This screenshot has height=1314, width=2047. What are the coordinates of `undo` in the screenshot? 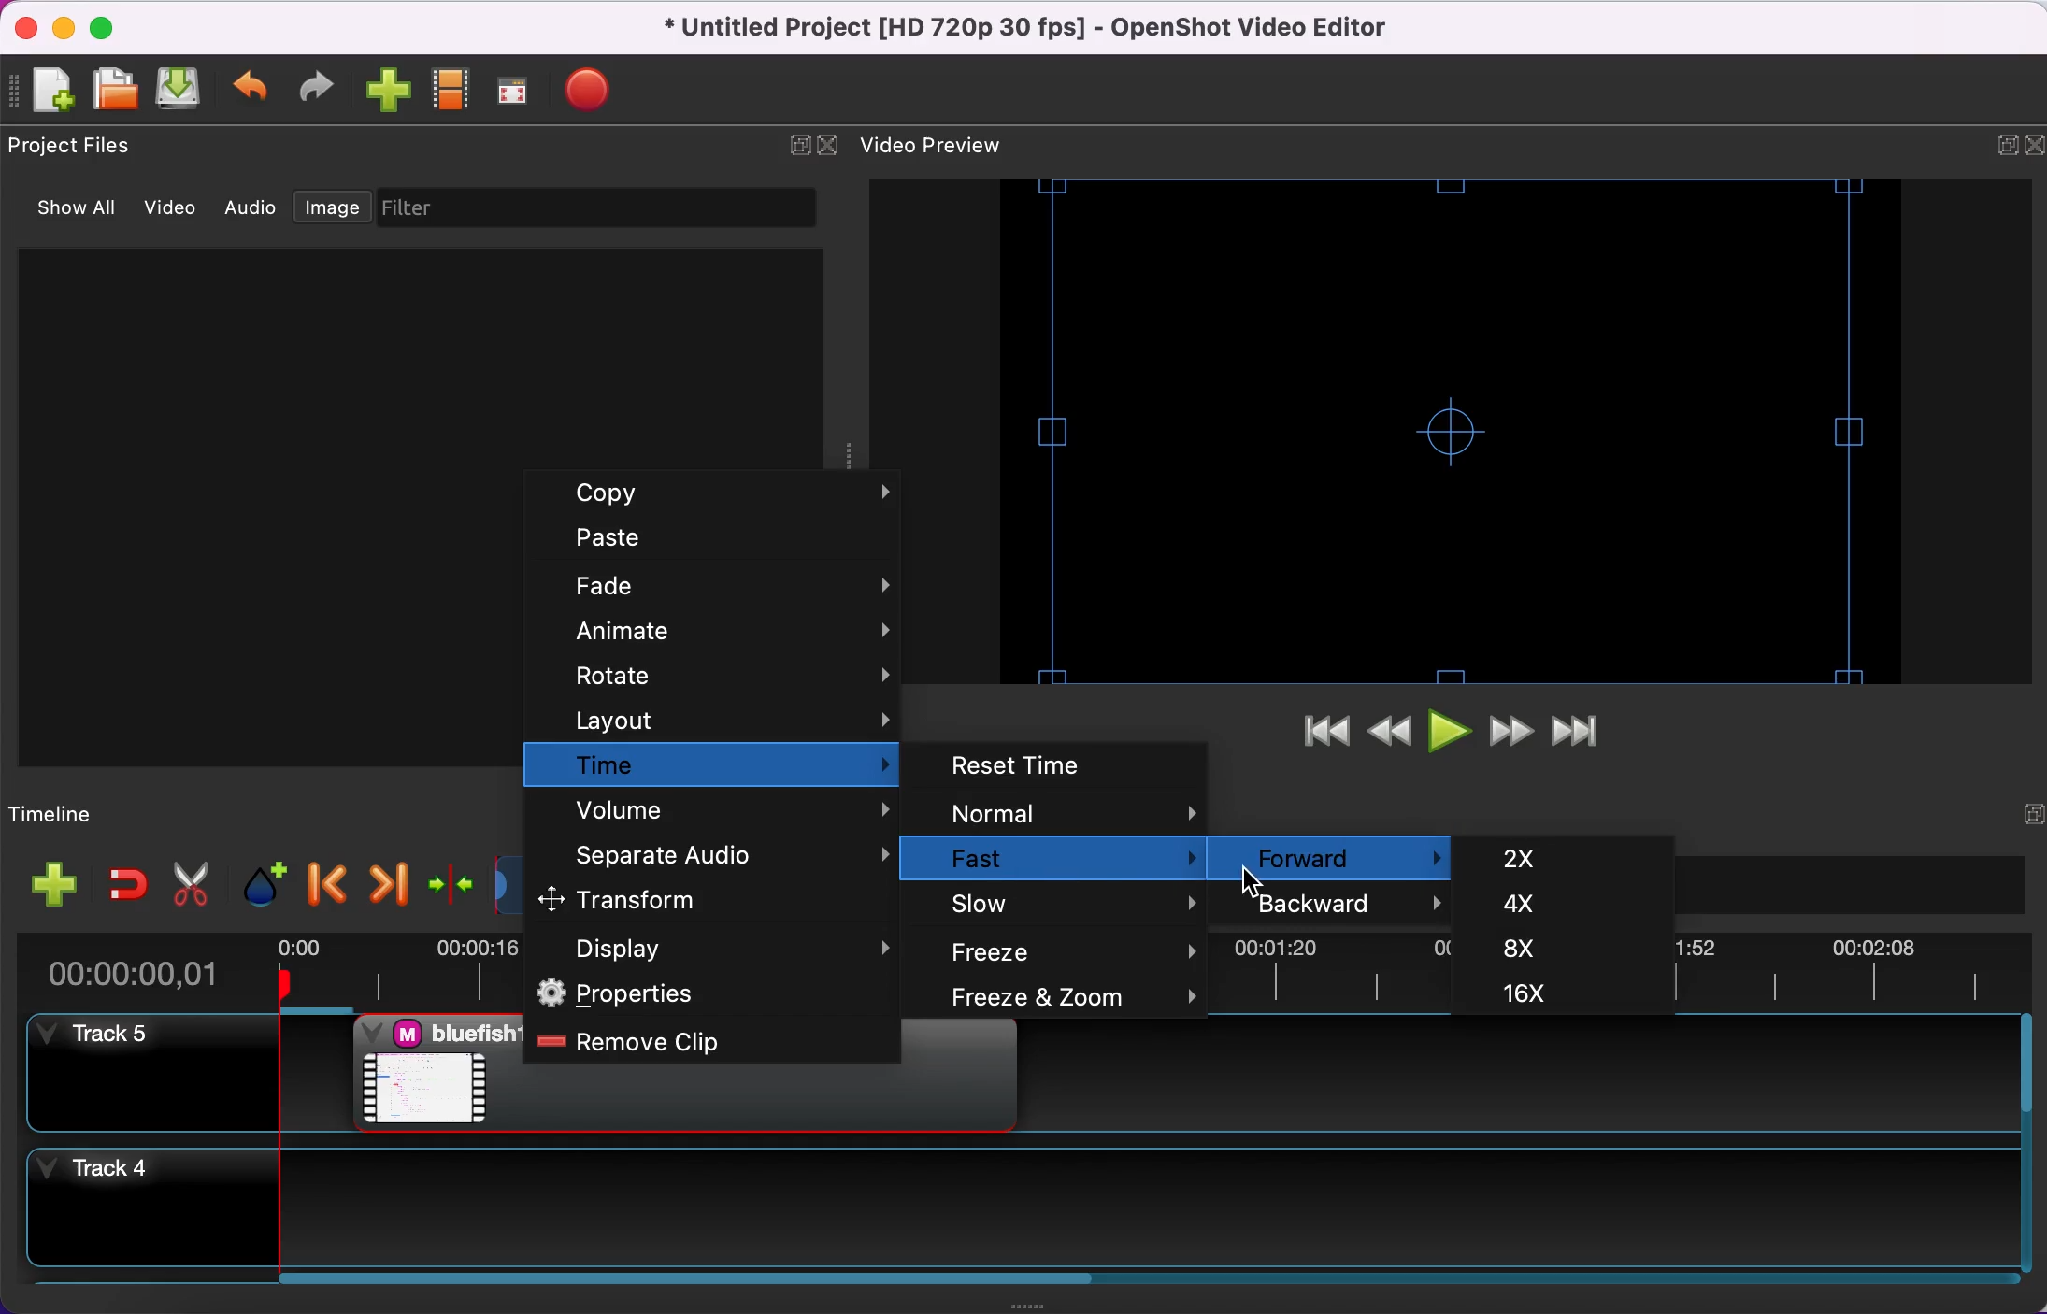 It's located at (256, 92).